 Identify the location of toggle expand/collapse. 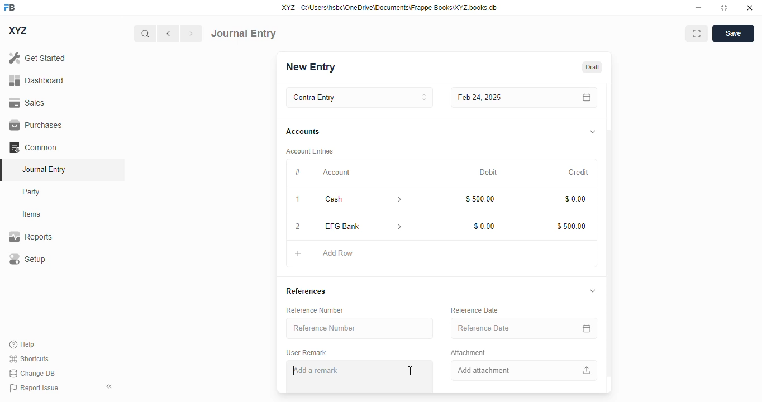
(593, 291).